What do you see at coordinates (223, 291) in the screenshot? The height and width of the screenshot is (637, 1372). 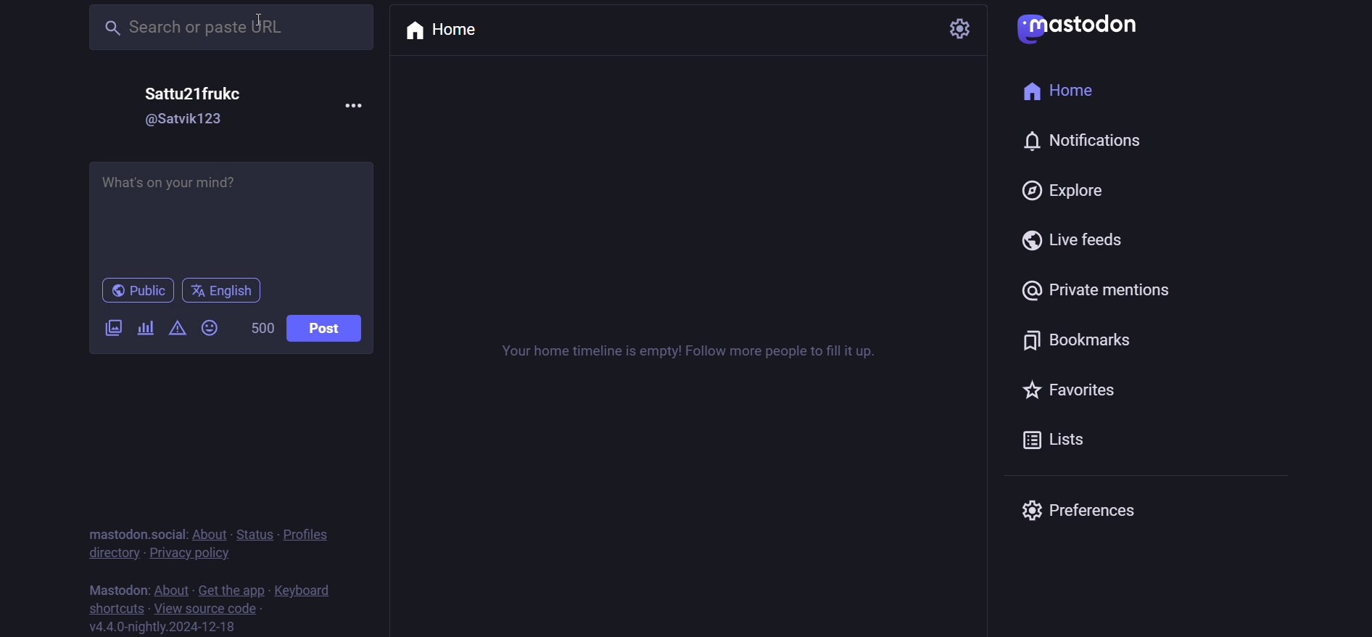 I see `english` at bounding box center [223, 291].